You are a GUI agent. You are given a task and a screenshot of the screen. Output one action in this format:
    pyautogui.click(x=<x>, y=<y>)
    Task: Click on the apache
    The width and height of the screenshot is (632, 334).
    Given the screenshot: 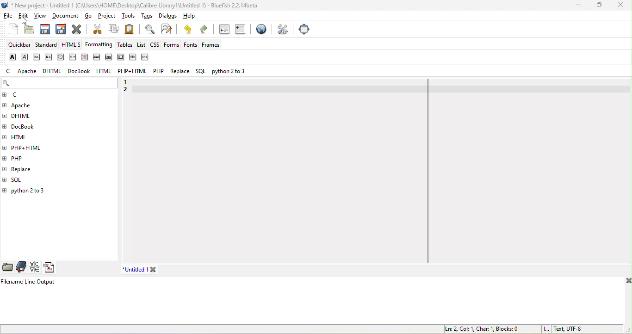 What is the action you would take?
    pyautogui.click(x=26, y=71)
    